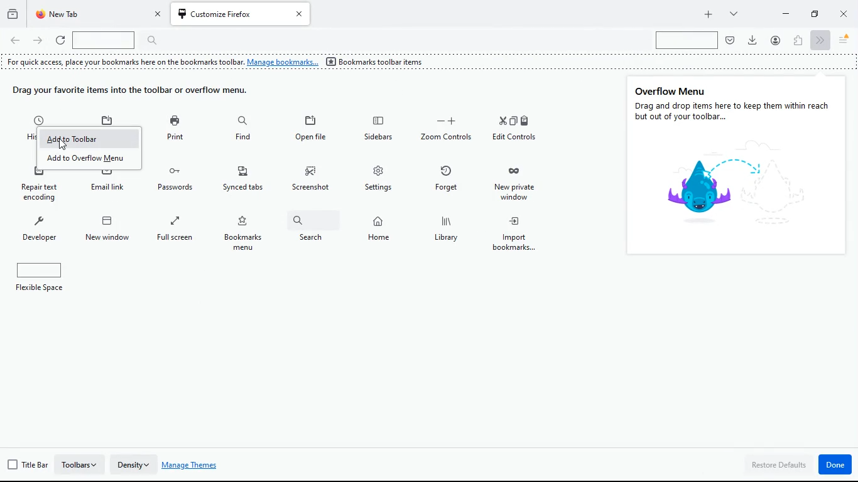 This screenshot has height=482, width=858. I want to click on density, so click(134, 462).